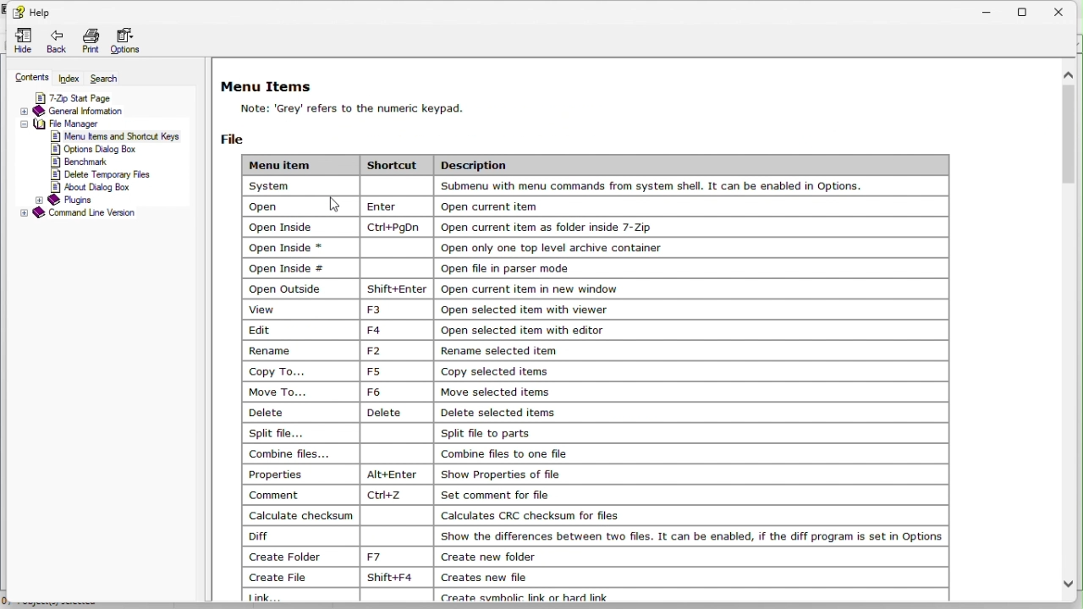 The height and width of the screenshot is (609, 1083). I want to click on | Diff | | Show the differences between two files. It can be enabled, if the diff program is set in Options, so click(595, 536).